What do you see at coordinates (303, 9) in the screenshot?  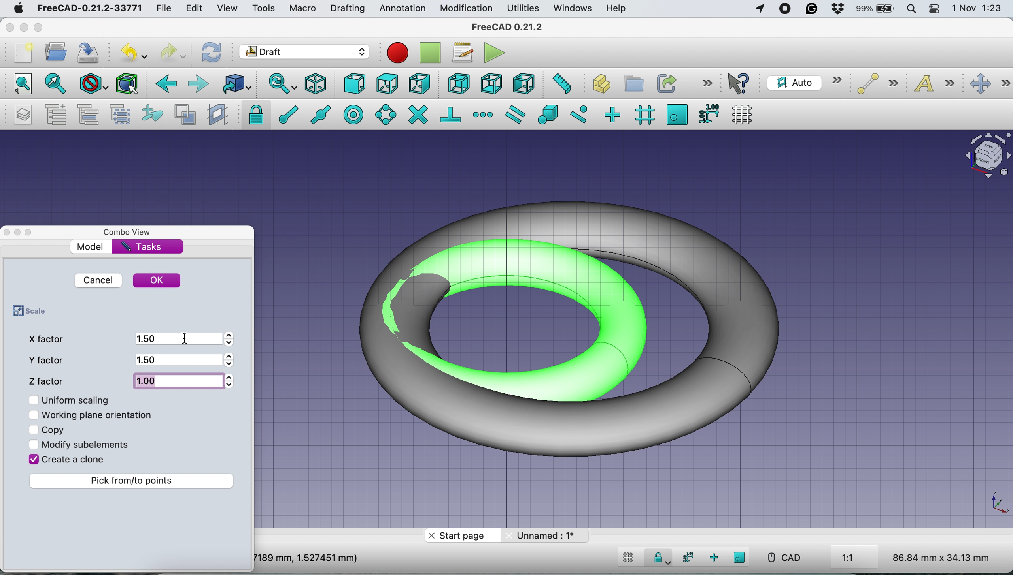 I see `macro` at bounding box center [303, 9].